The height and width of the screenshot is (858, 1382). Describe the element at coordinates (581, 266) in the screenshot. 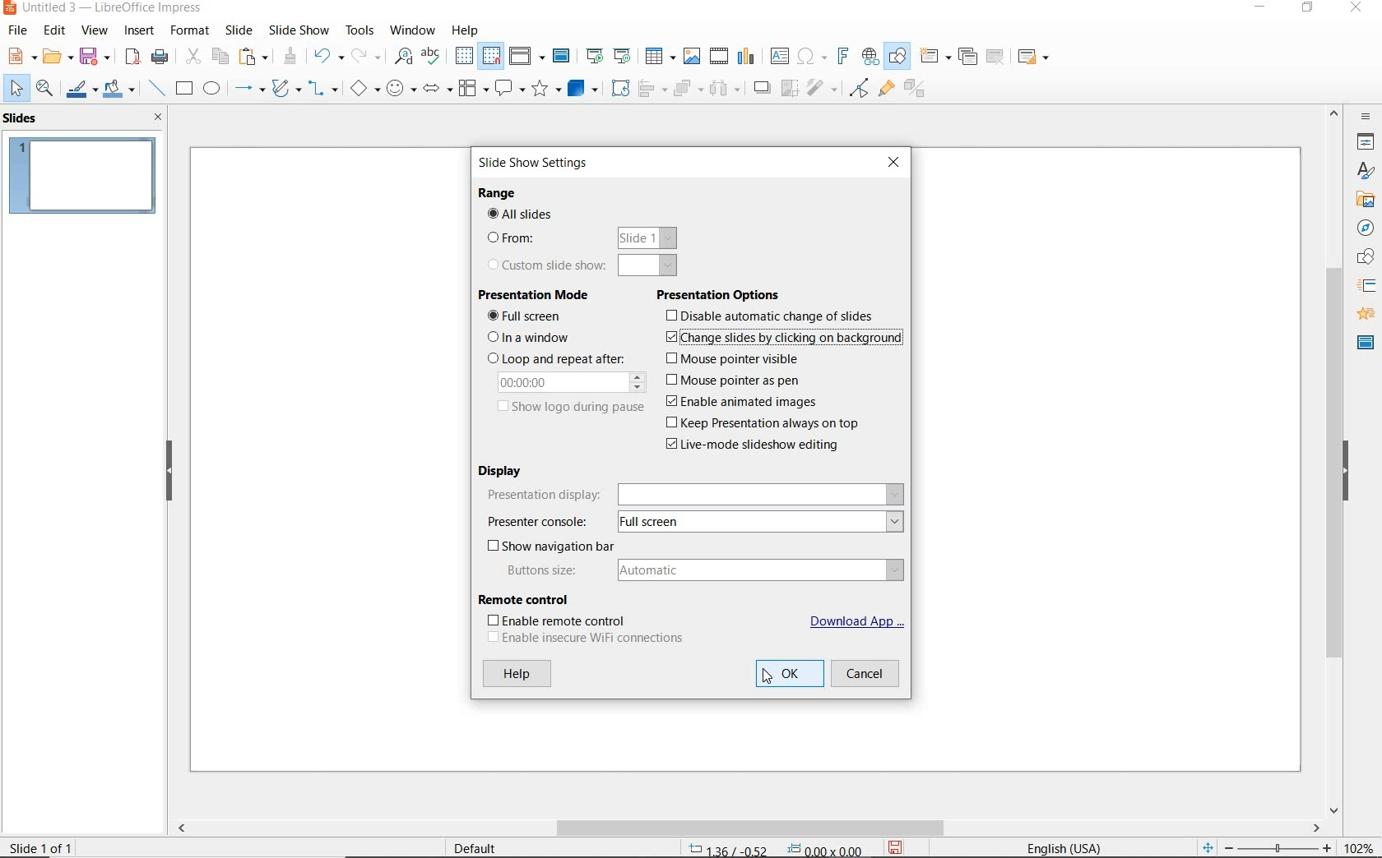

I see `CUSTOM SLIDE SHOW` at that location.